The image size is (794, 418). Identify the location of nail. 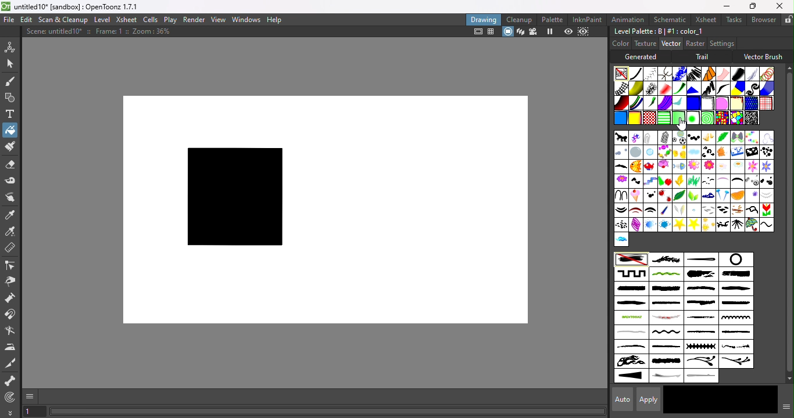
(722, 196).